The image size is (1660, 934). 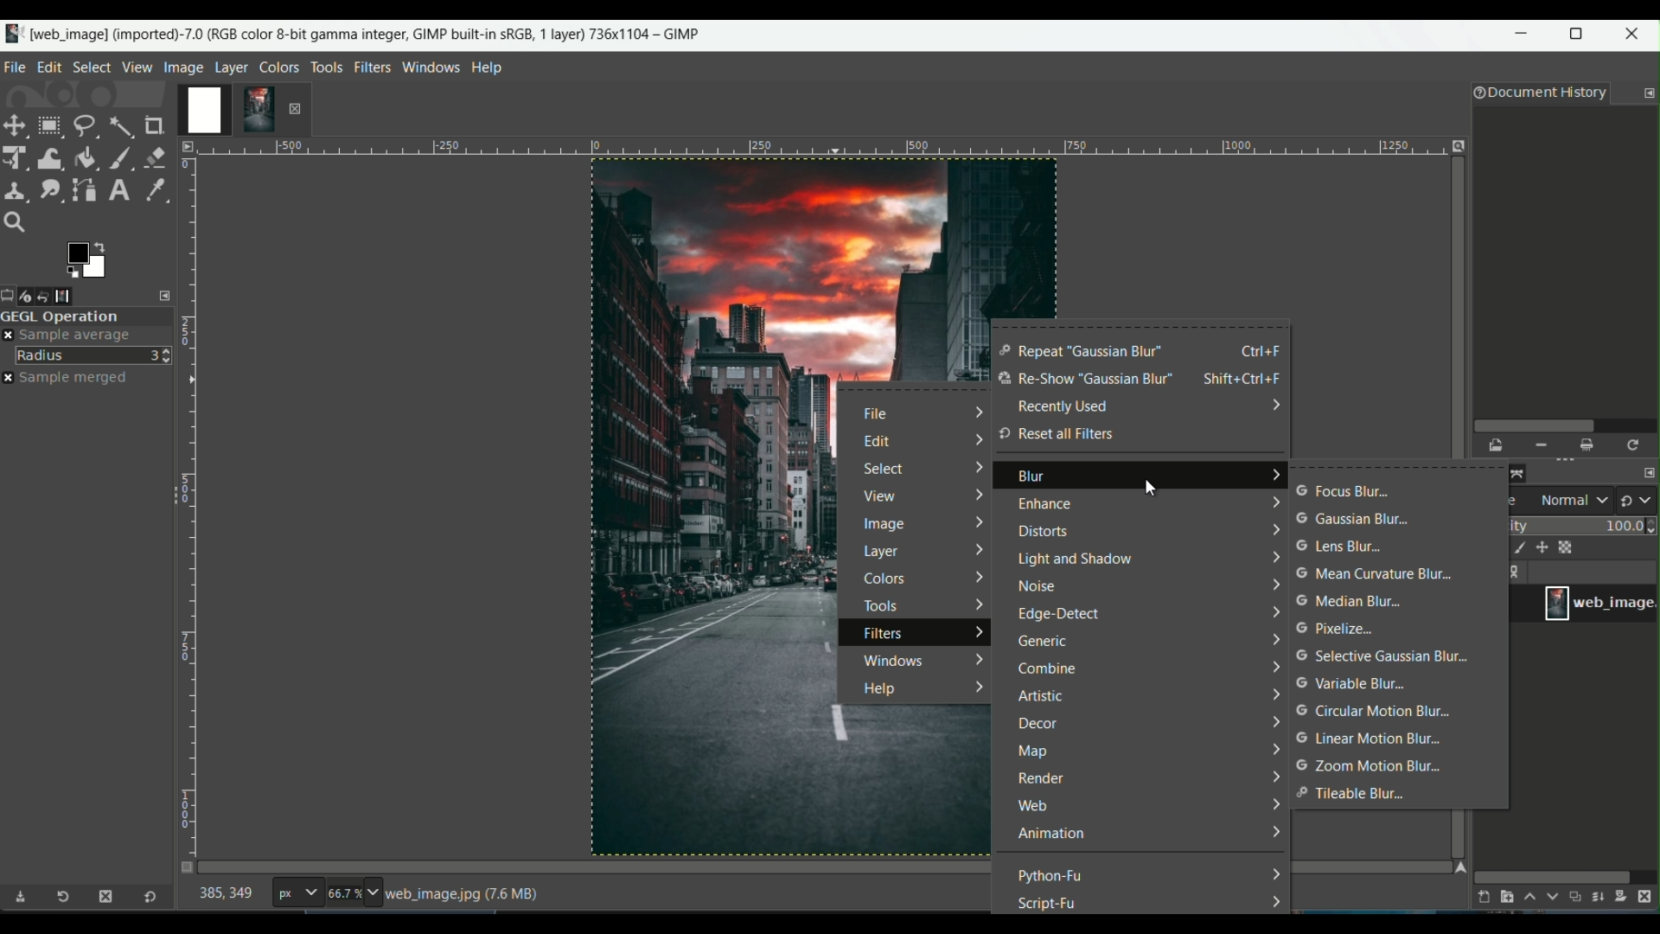 What do you see at coordinates (1371, 765) in the screenshot?
I see `zoom motion blur` at bounding box center [1371, 765].